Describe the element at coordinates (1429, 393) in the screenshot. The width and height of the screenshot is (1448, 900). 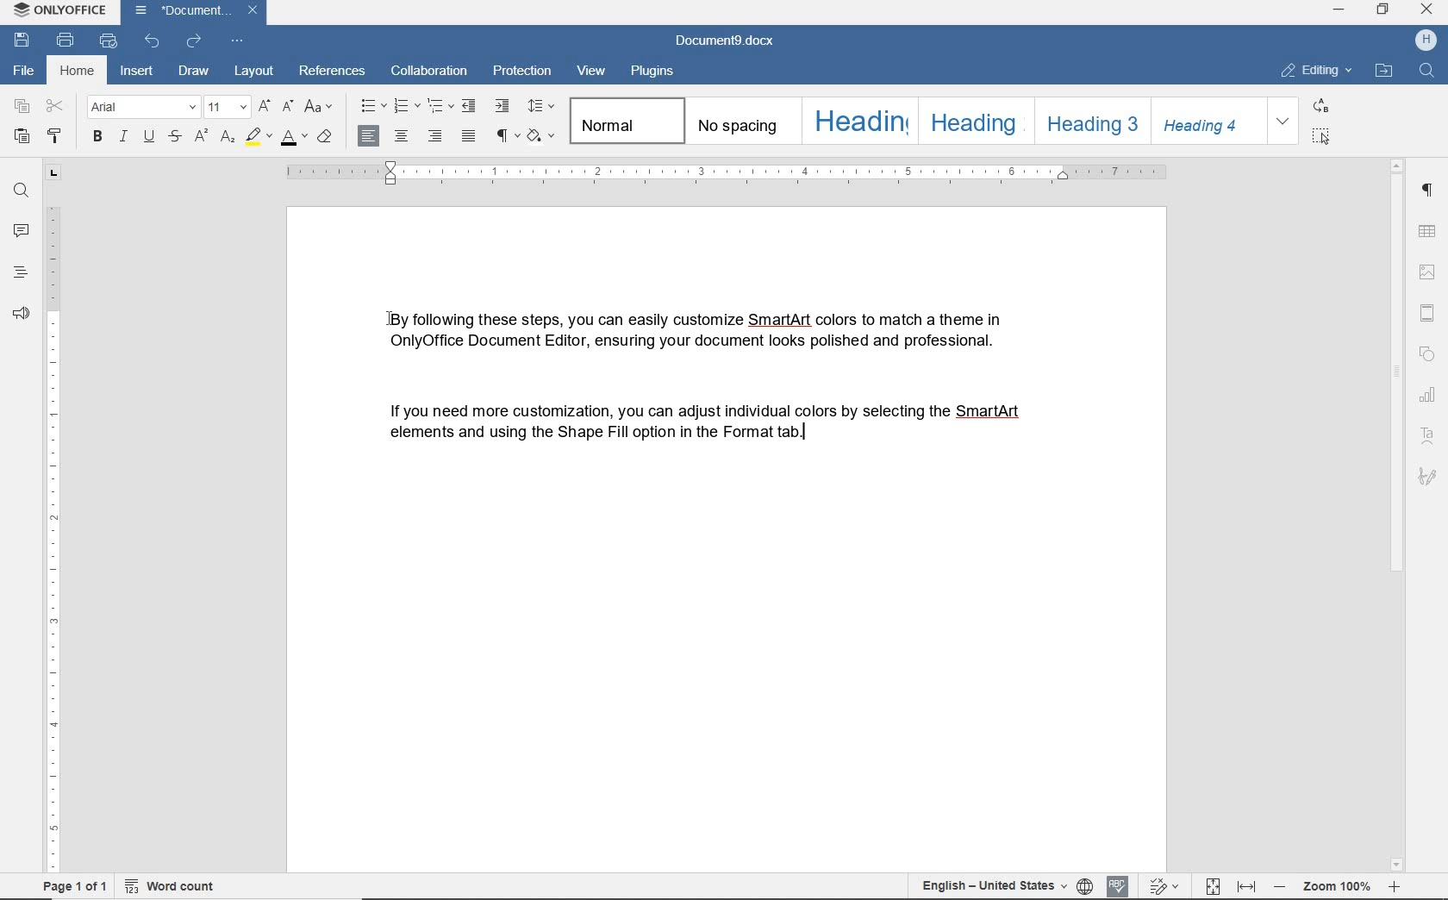
I see `chart` at that location.